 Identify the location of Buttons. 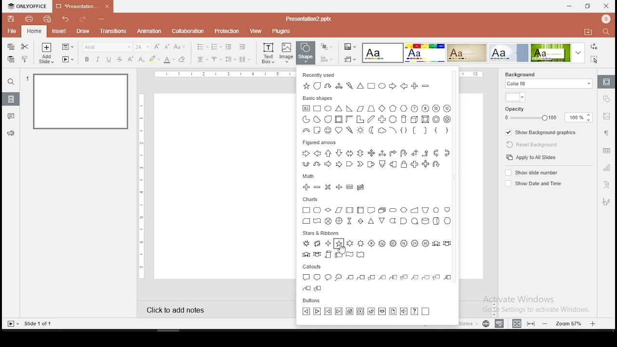
(366, 312).